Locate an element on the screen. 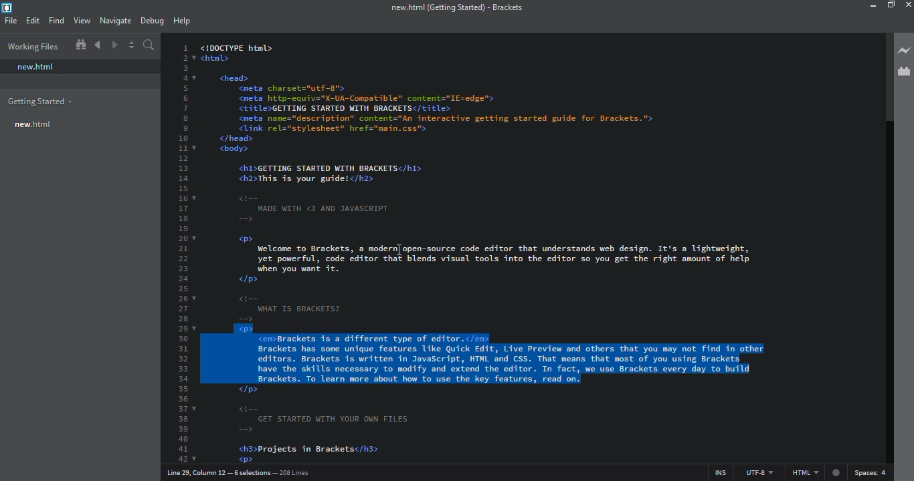  new is located at coordinates (31, 123).